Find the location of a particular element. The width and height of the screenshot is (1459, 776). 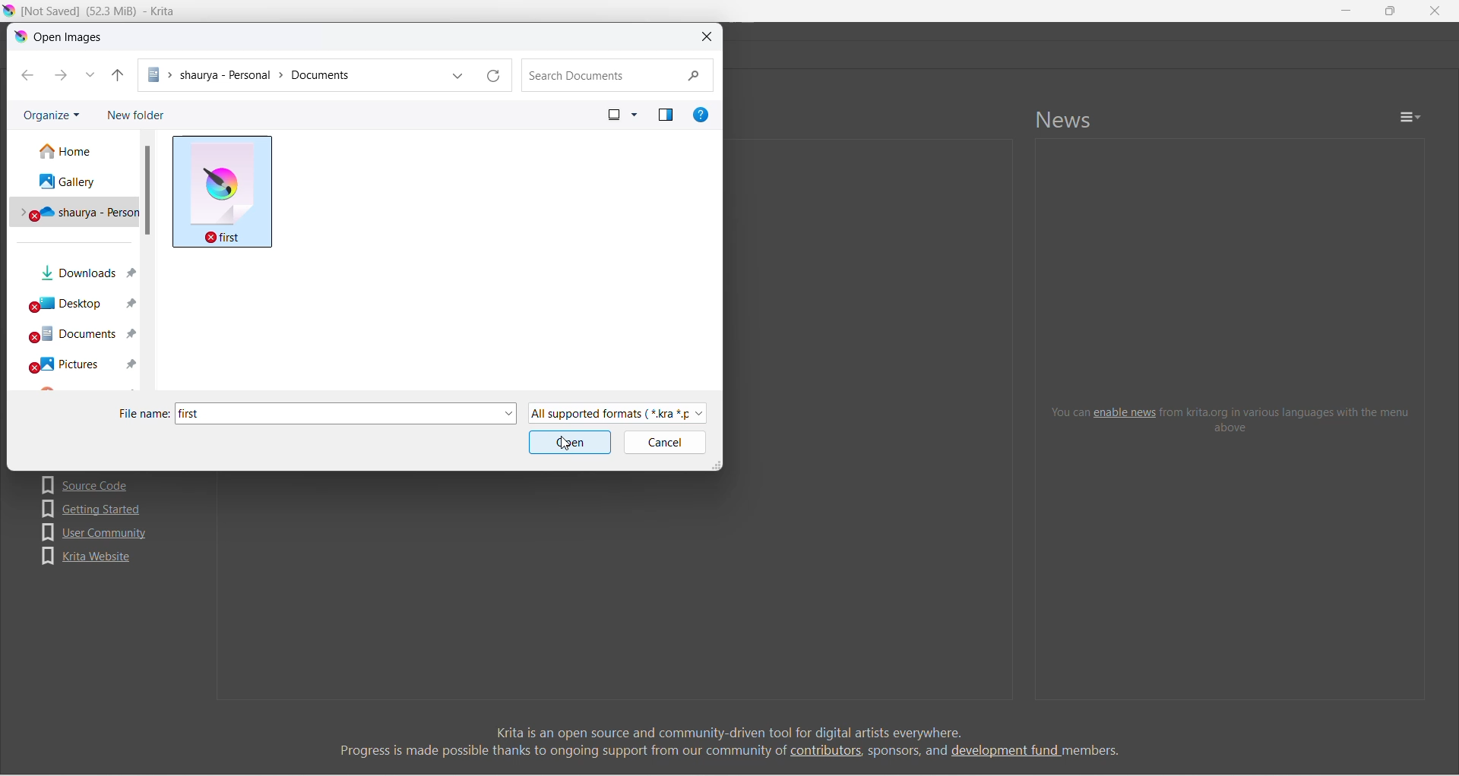

previous pane is located at coordinates (666, 115).